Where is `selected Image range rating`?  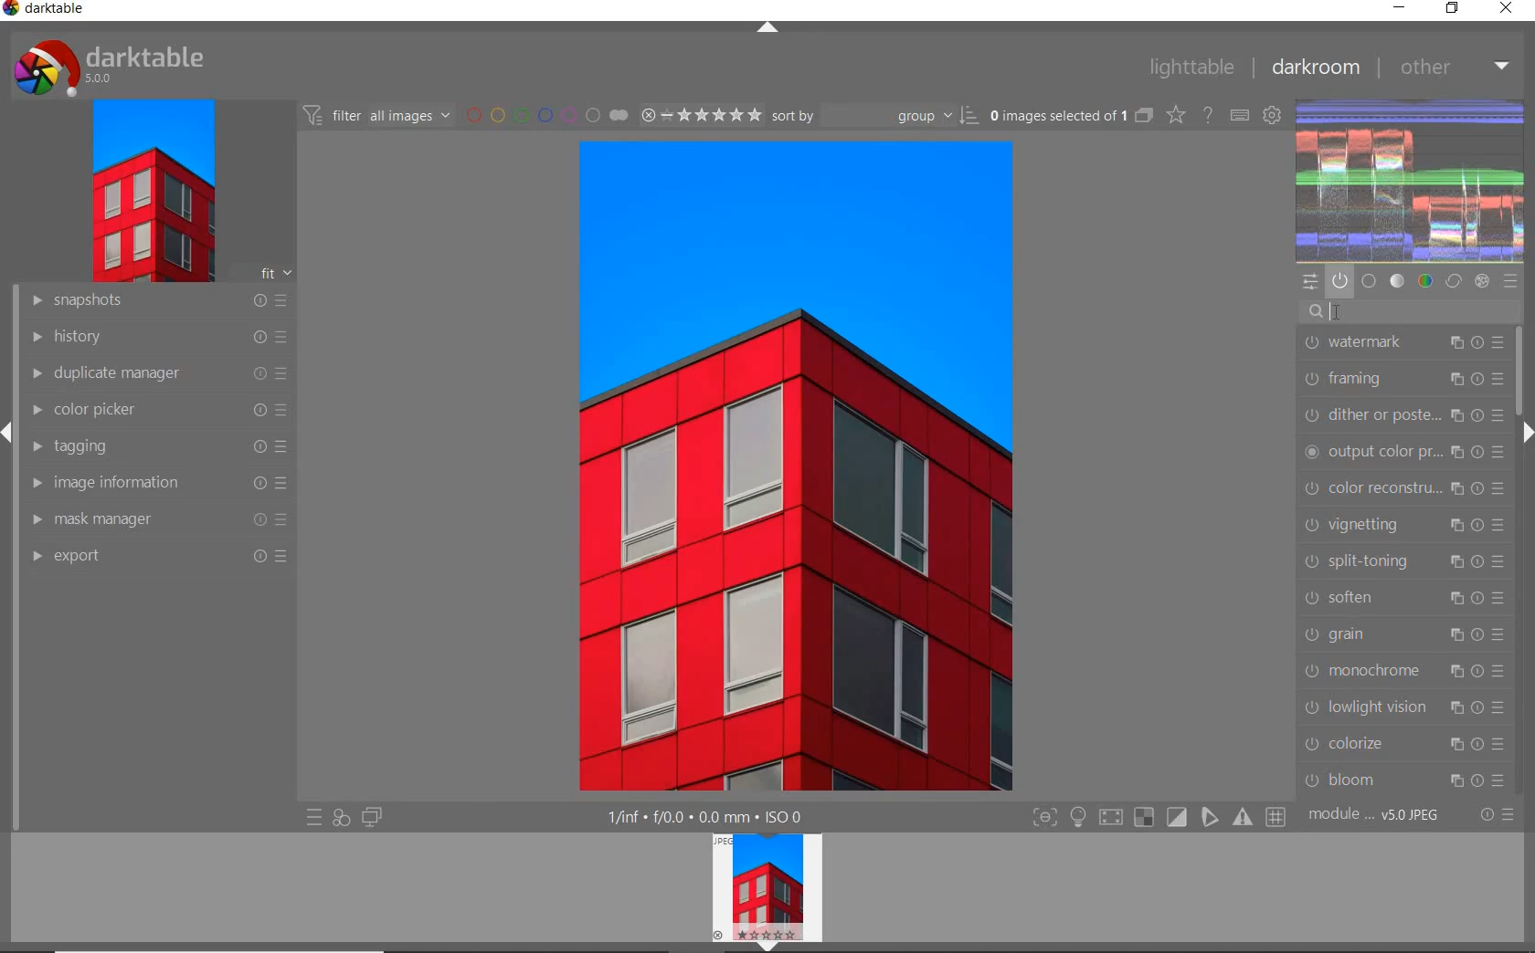
selected Image range rating is located at coordinates (702, 114).